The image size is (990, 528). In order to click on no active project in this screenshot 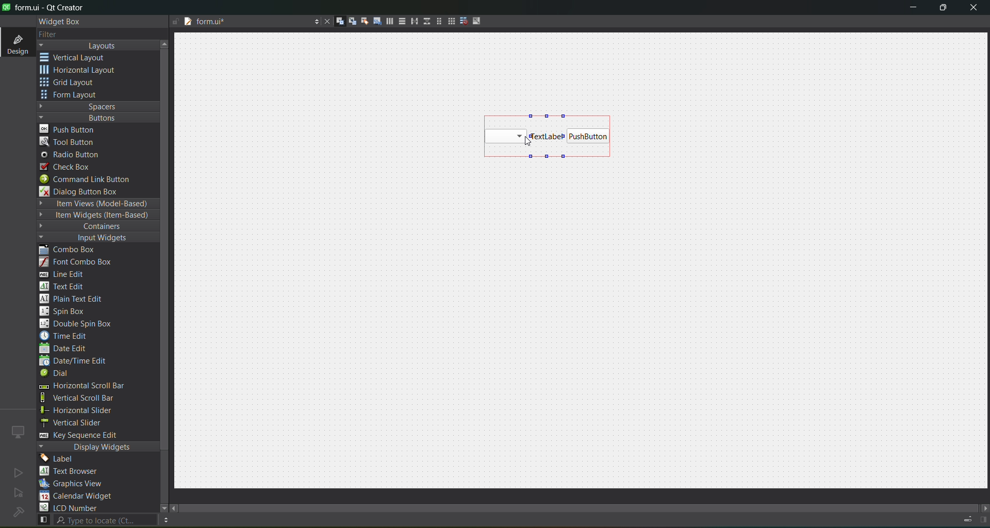, I will do `click(18, 472)`.